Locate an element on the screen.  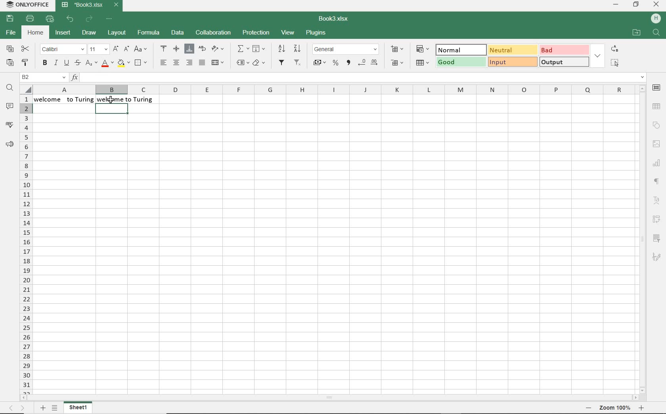
conditional formatting is located at coordinates (422, 49).